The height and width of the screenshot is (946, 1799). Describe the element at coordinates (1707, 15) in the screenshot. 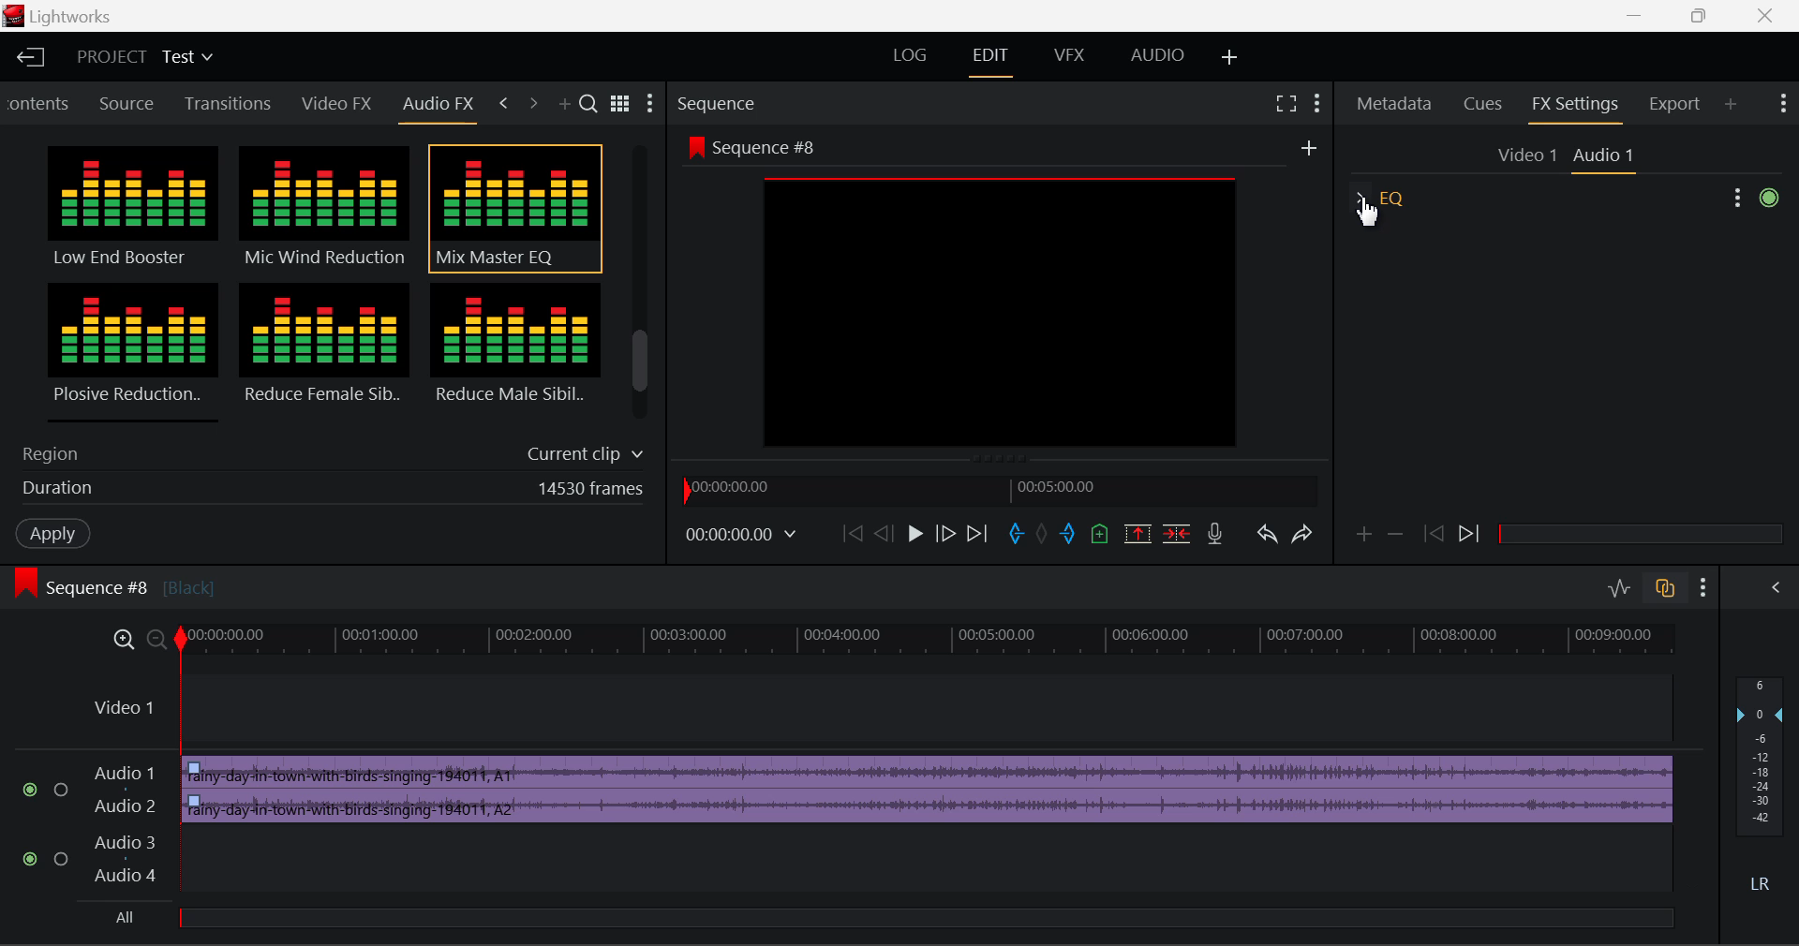

I see `Minimize` at that location.